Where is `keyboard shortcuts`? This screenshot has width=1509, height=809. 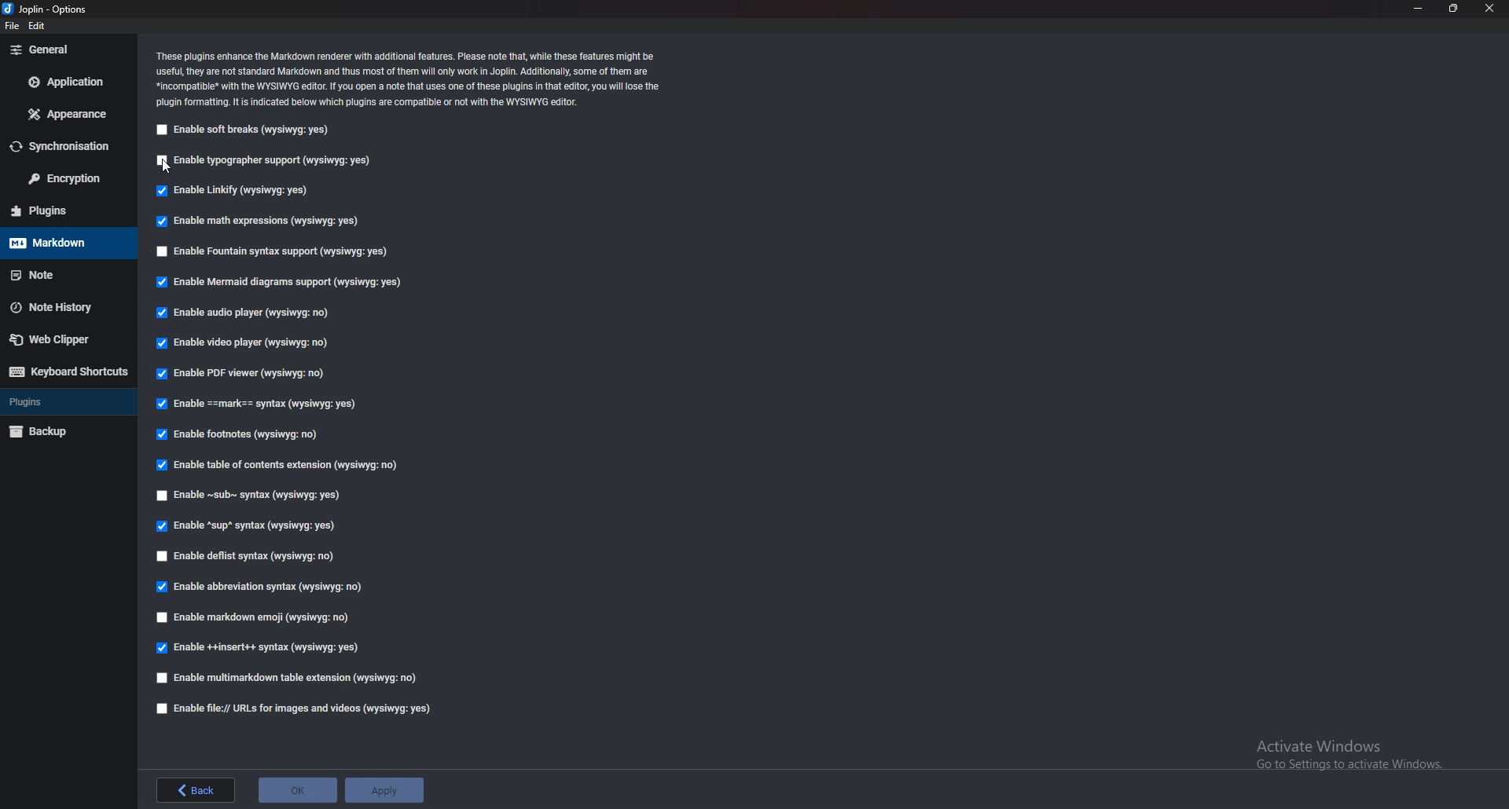
keyboard shortcuts is located at coordinates (68, 372).